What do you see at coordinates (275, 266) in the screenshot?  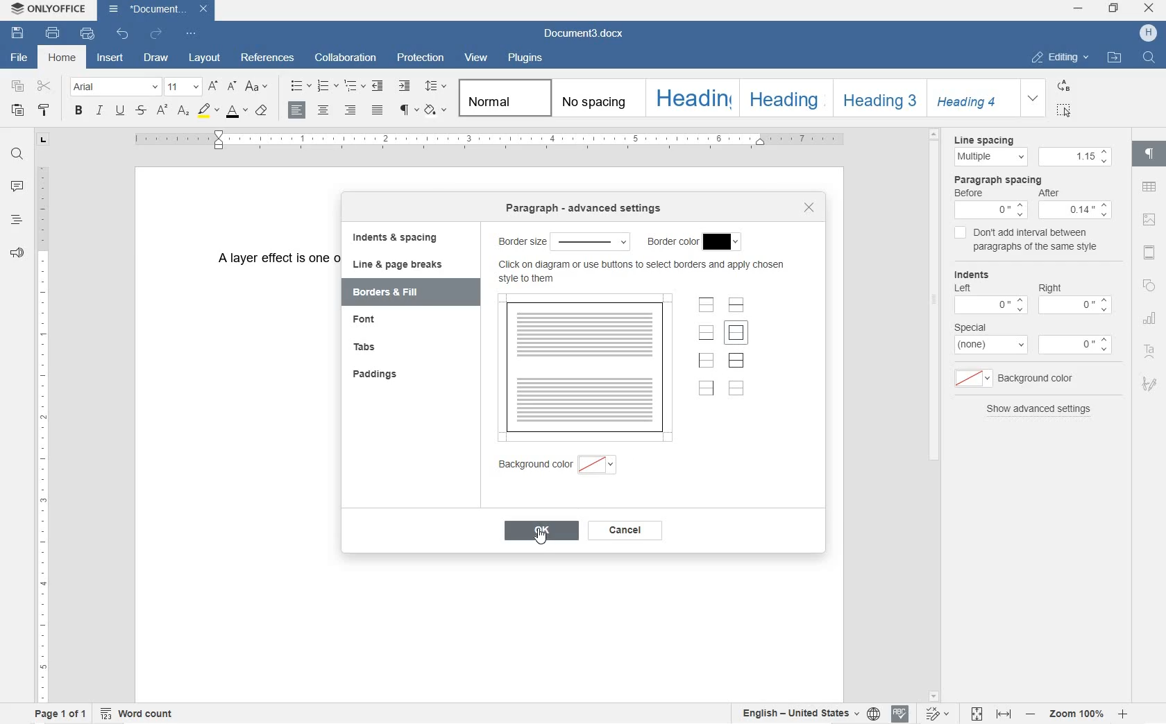 I see `TEXT WRITTEN BY USER` at bounding box center [275, 266].